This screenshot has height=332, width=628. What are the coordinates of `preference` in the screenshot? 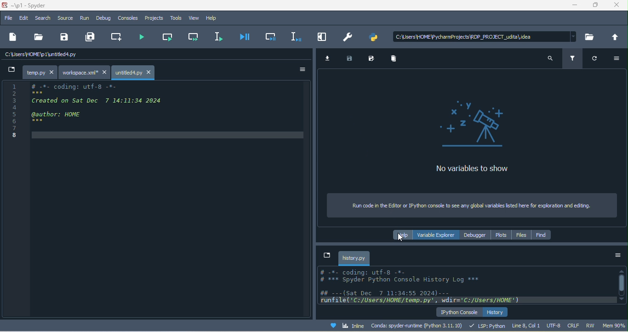 It's located at (347, 37).